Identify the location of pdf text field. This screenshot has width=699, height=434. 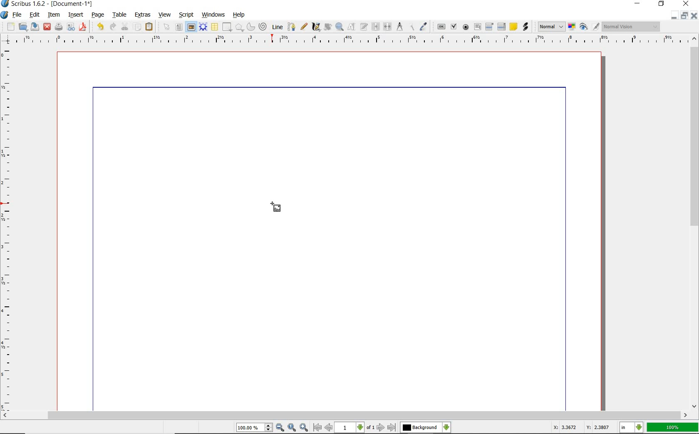
(477, 27).